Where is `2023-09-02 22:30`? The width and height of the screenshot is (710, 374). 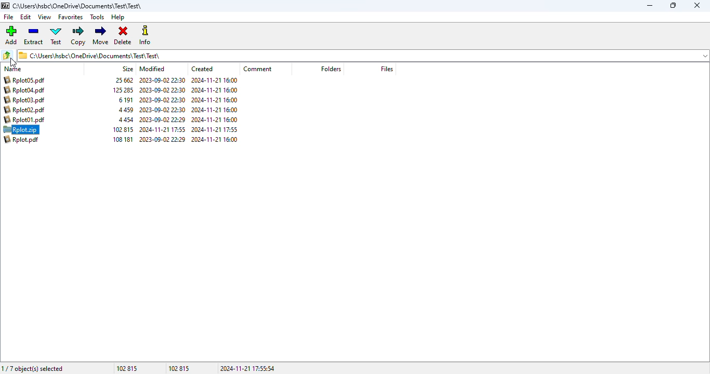
2023-09-02 22:30 is located at coordinates (162, 100).